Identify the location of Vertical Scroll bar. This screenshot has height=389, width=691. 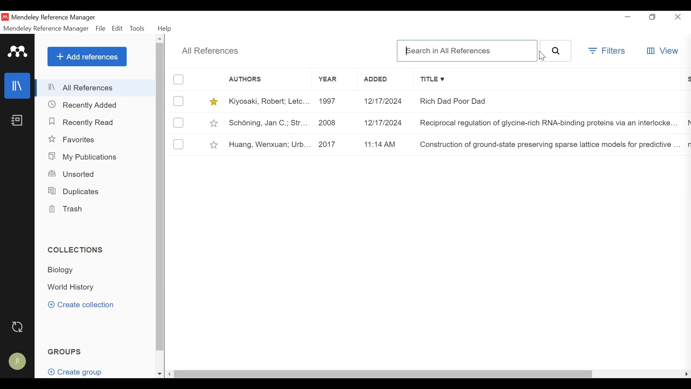
(159, 197).